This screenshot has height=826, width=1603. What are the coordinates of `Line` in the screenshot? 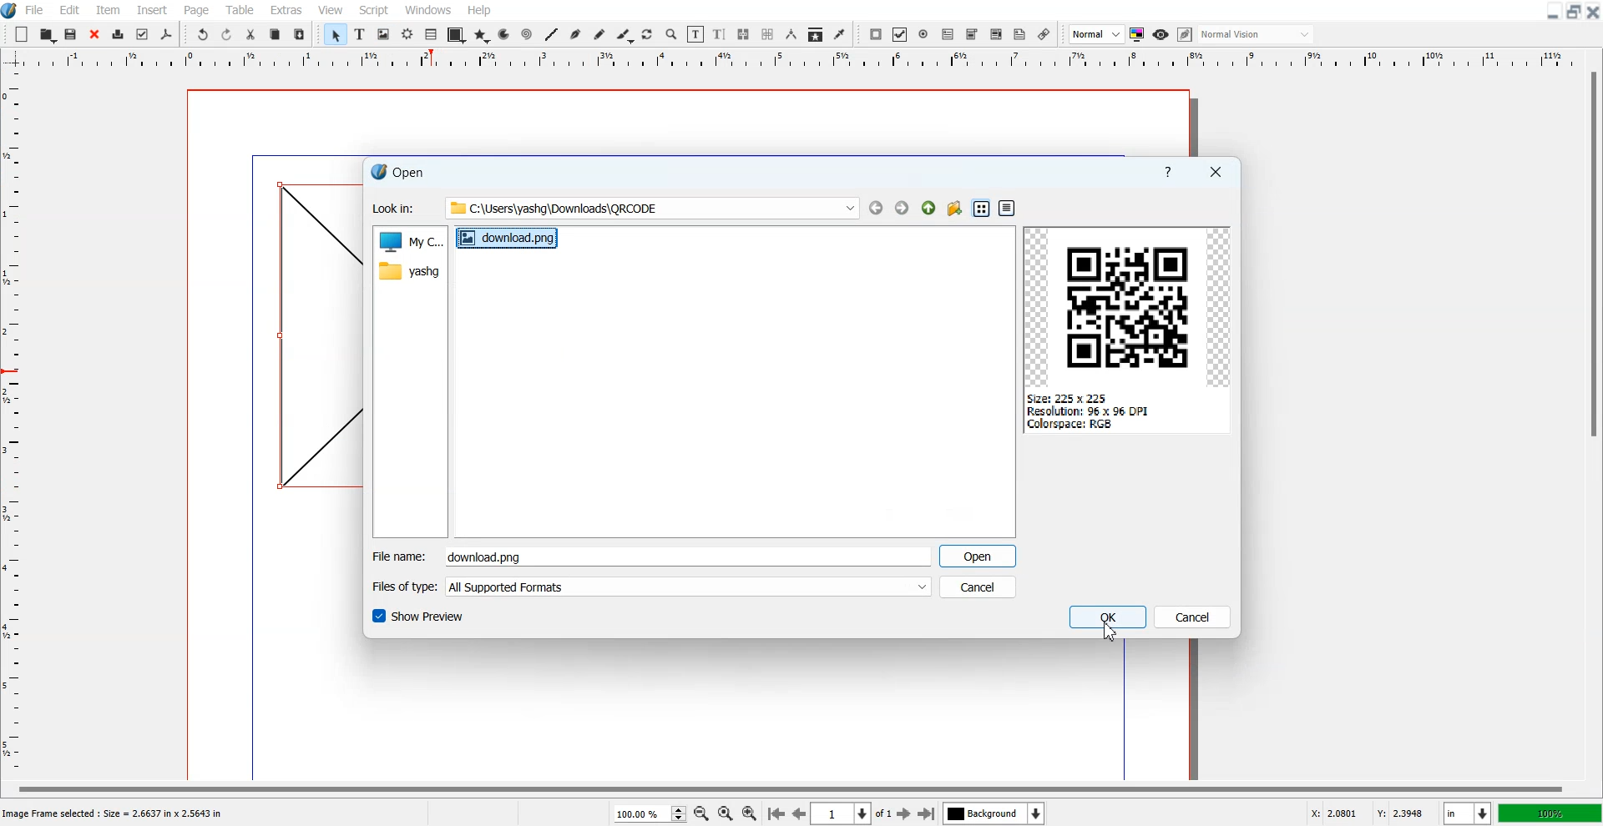 It's located at (552, 34).